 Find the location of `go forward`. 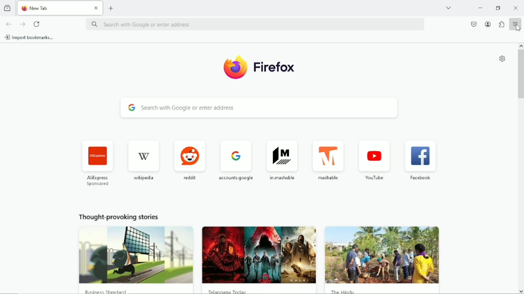

go forward is located at coordinates (22, 24).